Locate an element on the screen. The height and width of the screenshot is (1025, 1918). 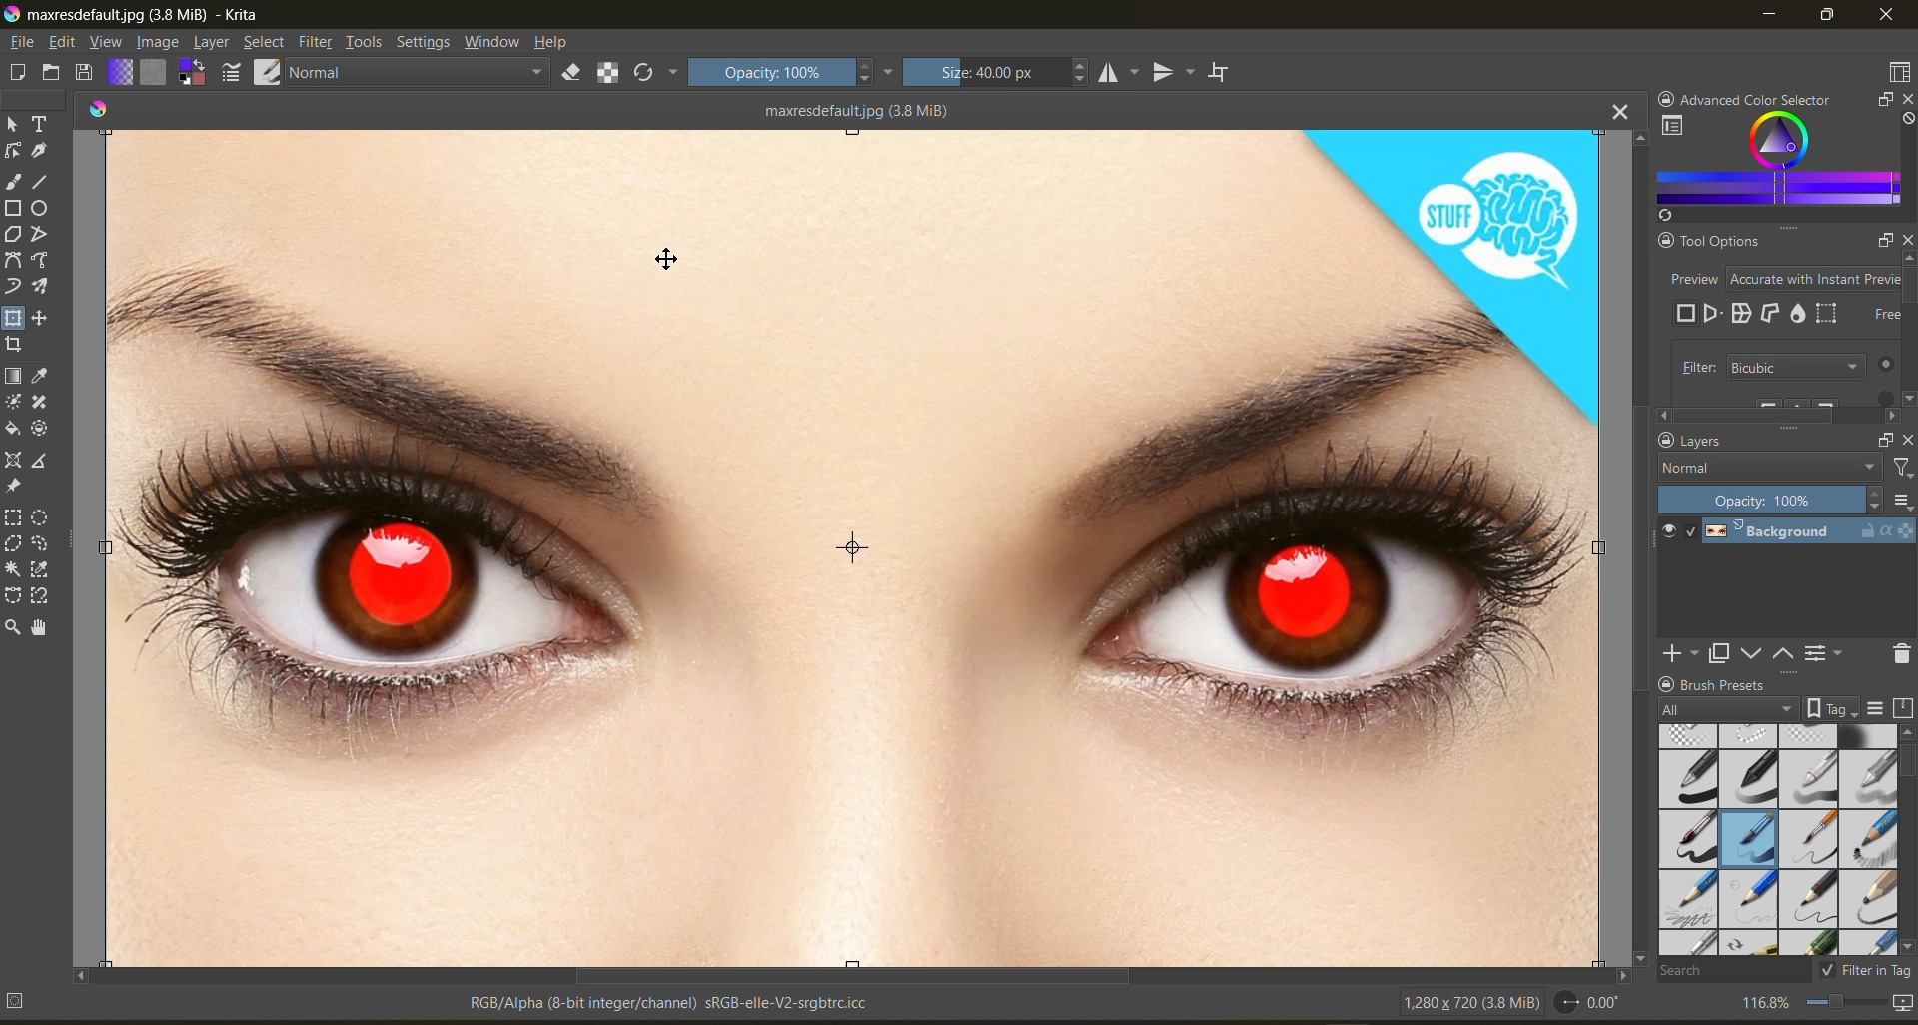
settings is located at coordinates (427, 45).